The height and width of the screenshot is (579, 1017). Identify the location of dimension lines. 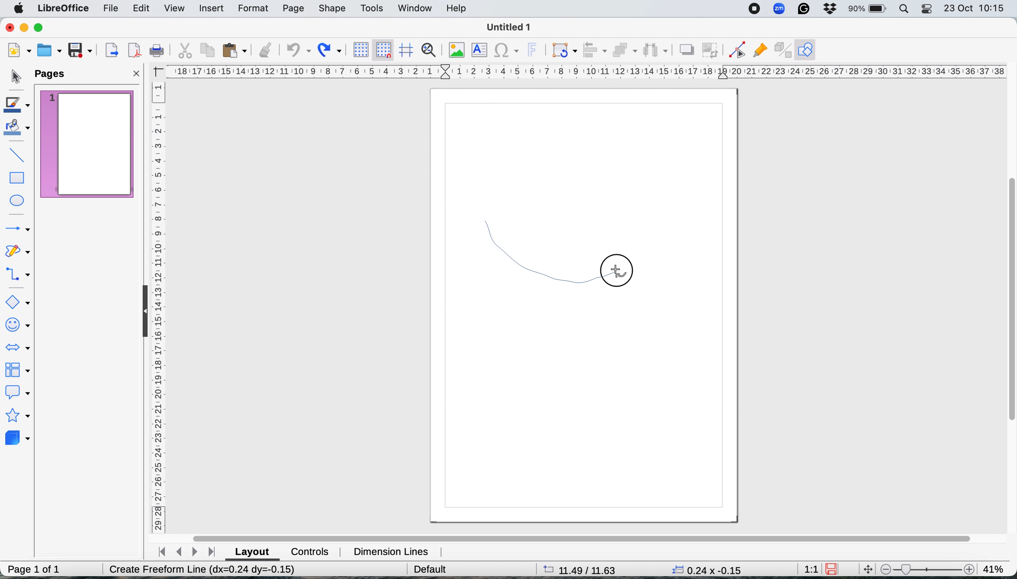
(394, 550).